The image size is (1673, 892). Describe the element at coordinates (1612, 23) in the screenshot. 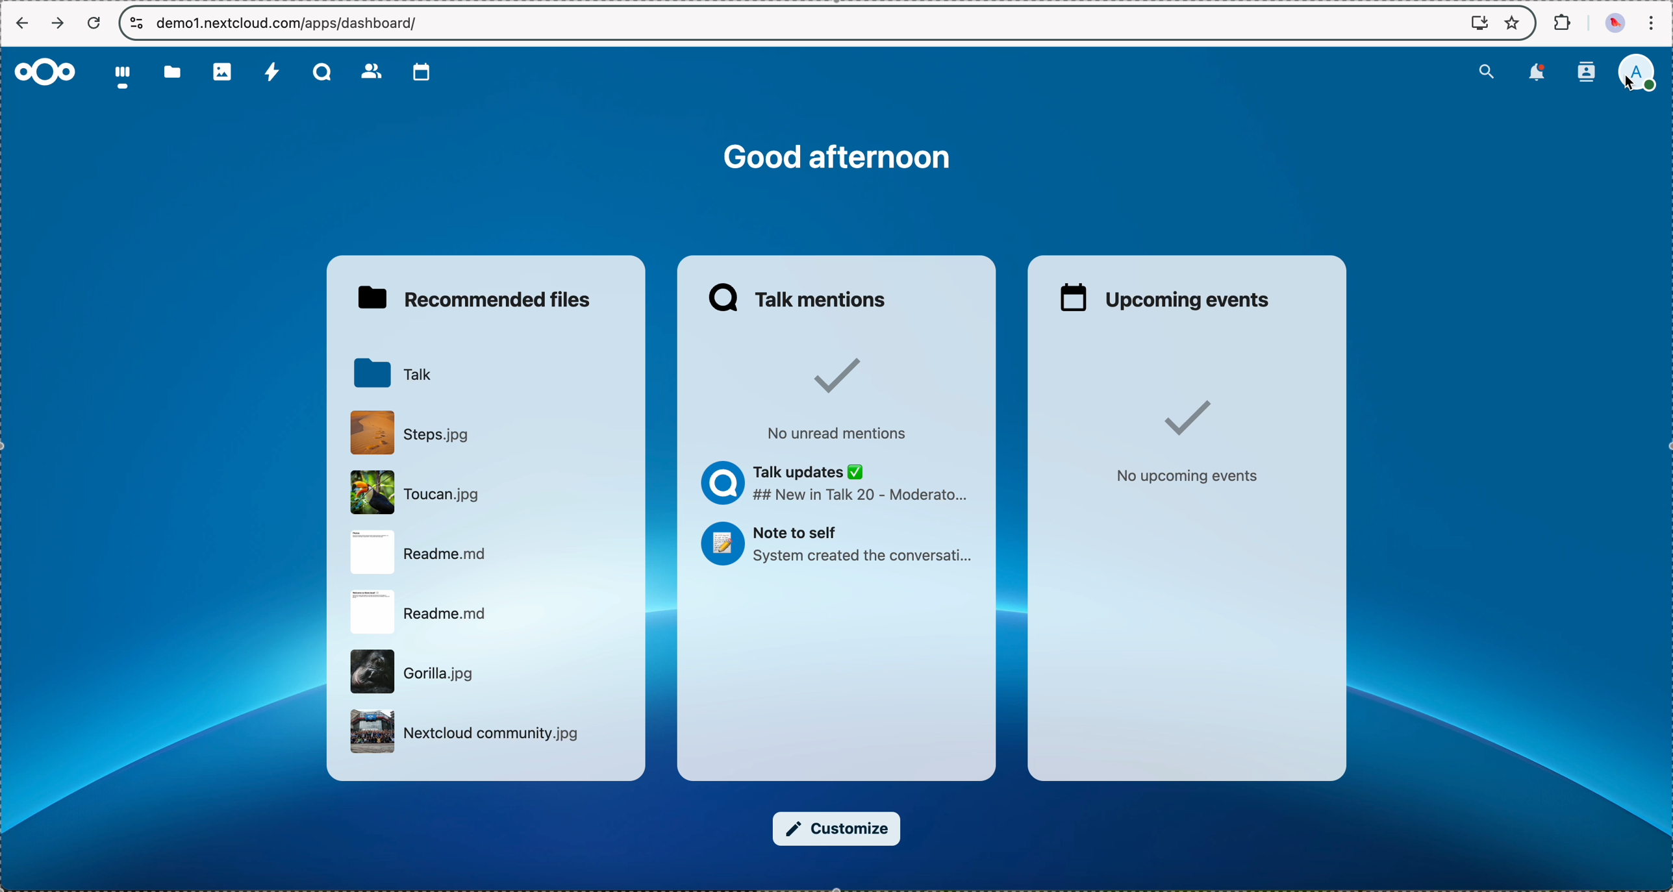

I see `profile picture` at that location.